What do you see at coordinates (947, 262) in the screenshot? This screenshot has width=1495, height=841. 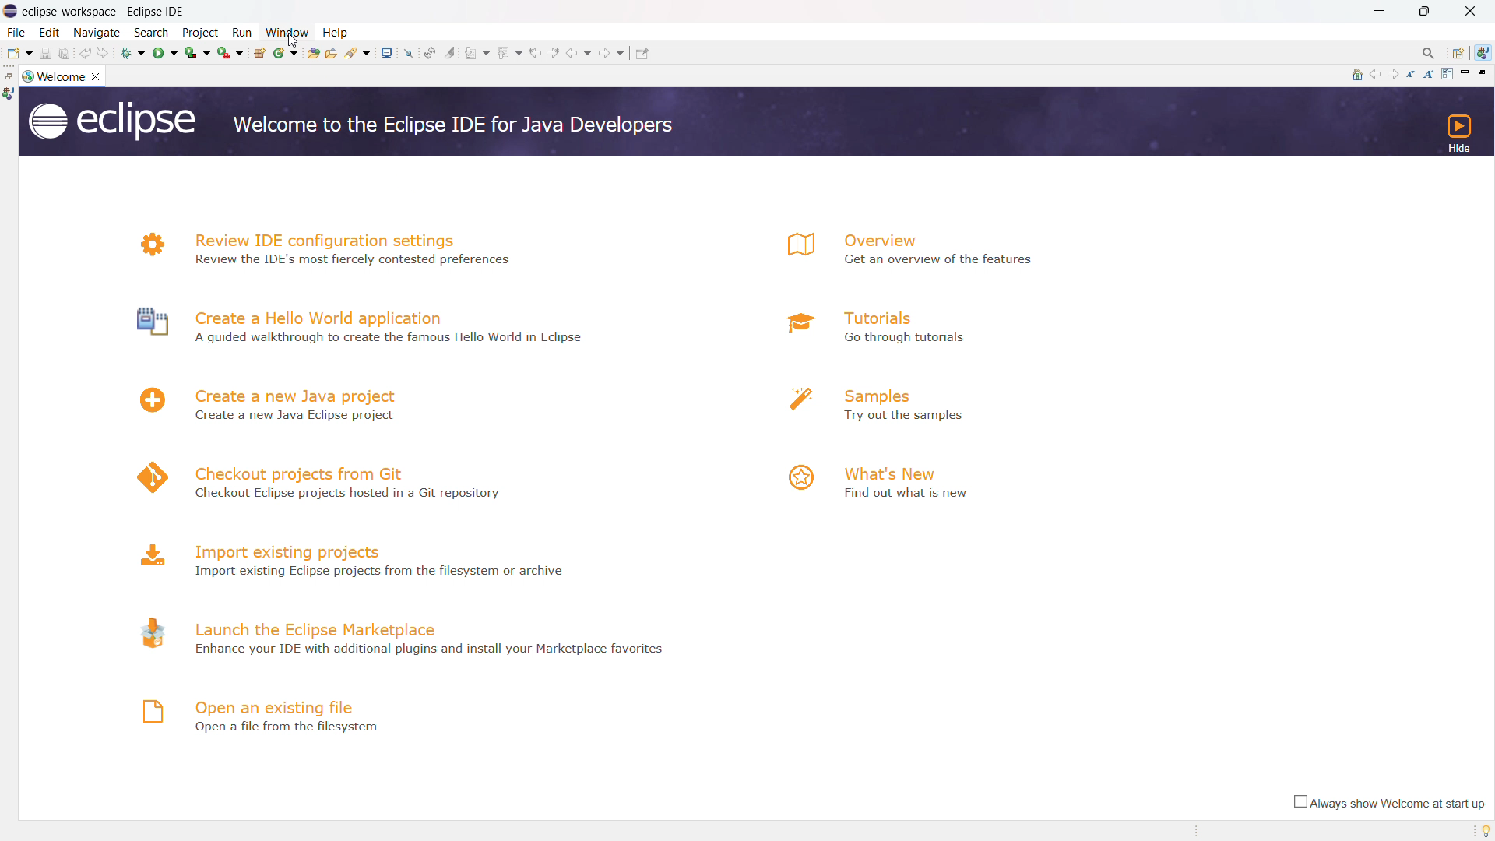 I see `Get an overview of the features` at bounding box center [947, 262].